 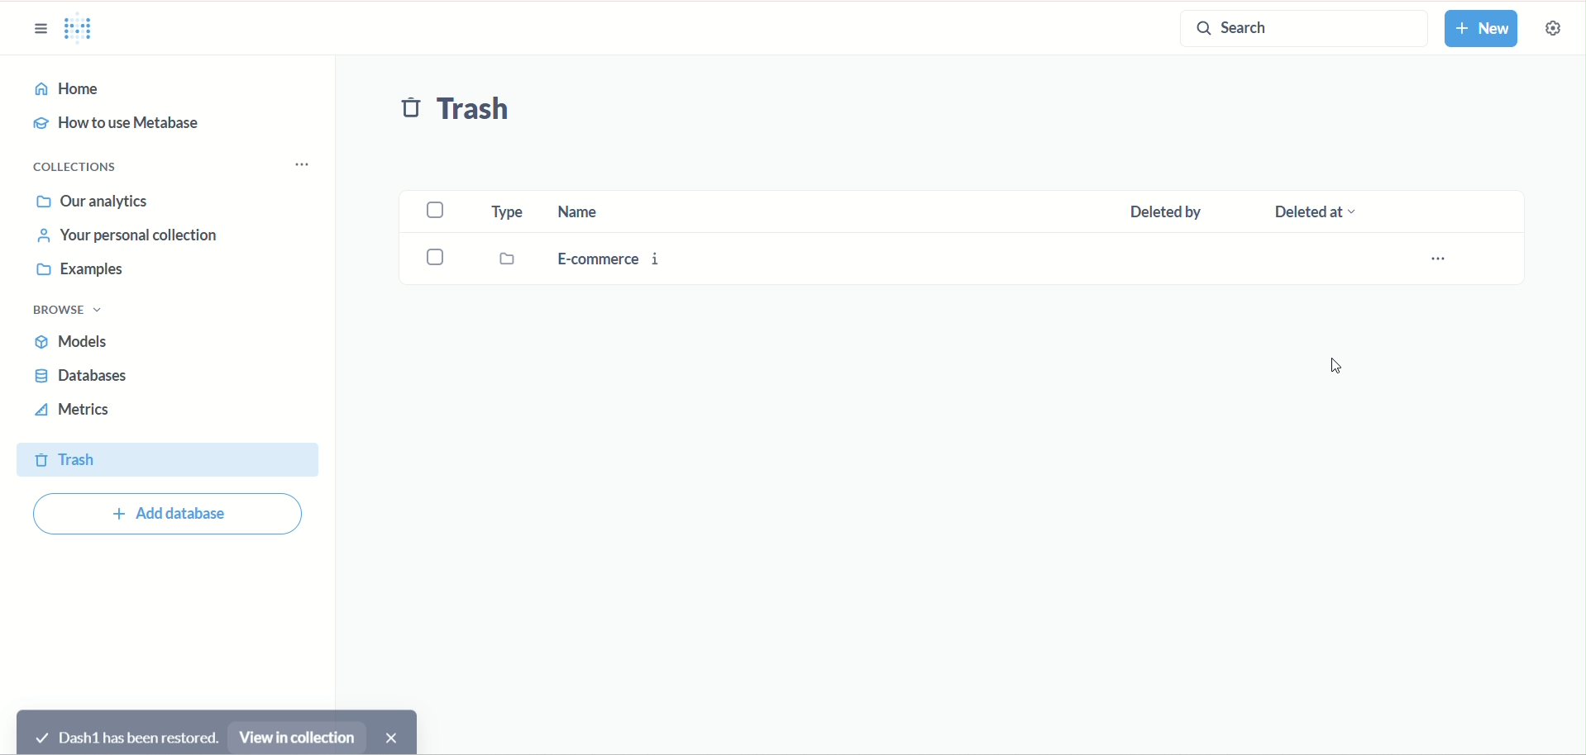 What do you see at coordinates (1487, 30) in the screenshot?
I see `new` at bounding box center [1487, 30].